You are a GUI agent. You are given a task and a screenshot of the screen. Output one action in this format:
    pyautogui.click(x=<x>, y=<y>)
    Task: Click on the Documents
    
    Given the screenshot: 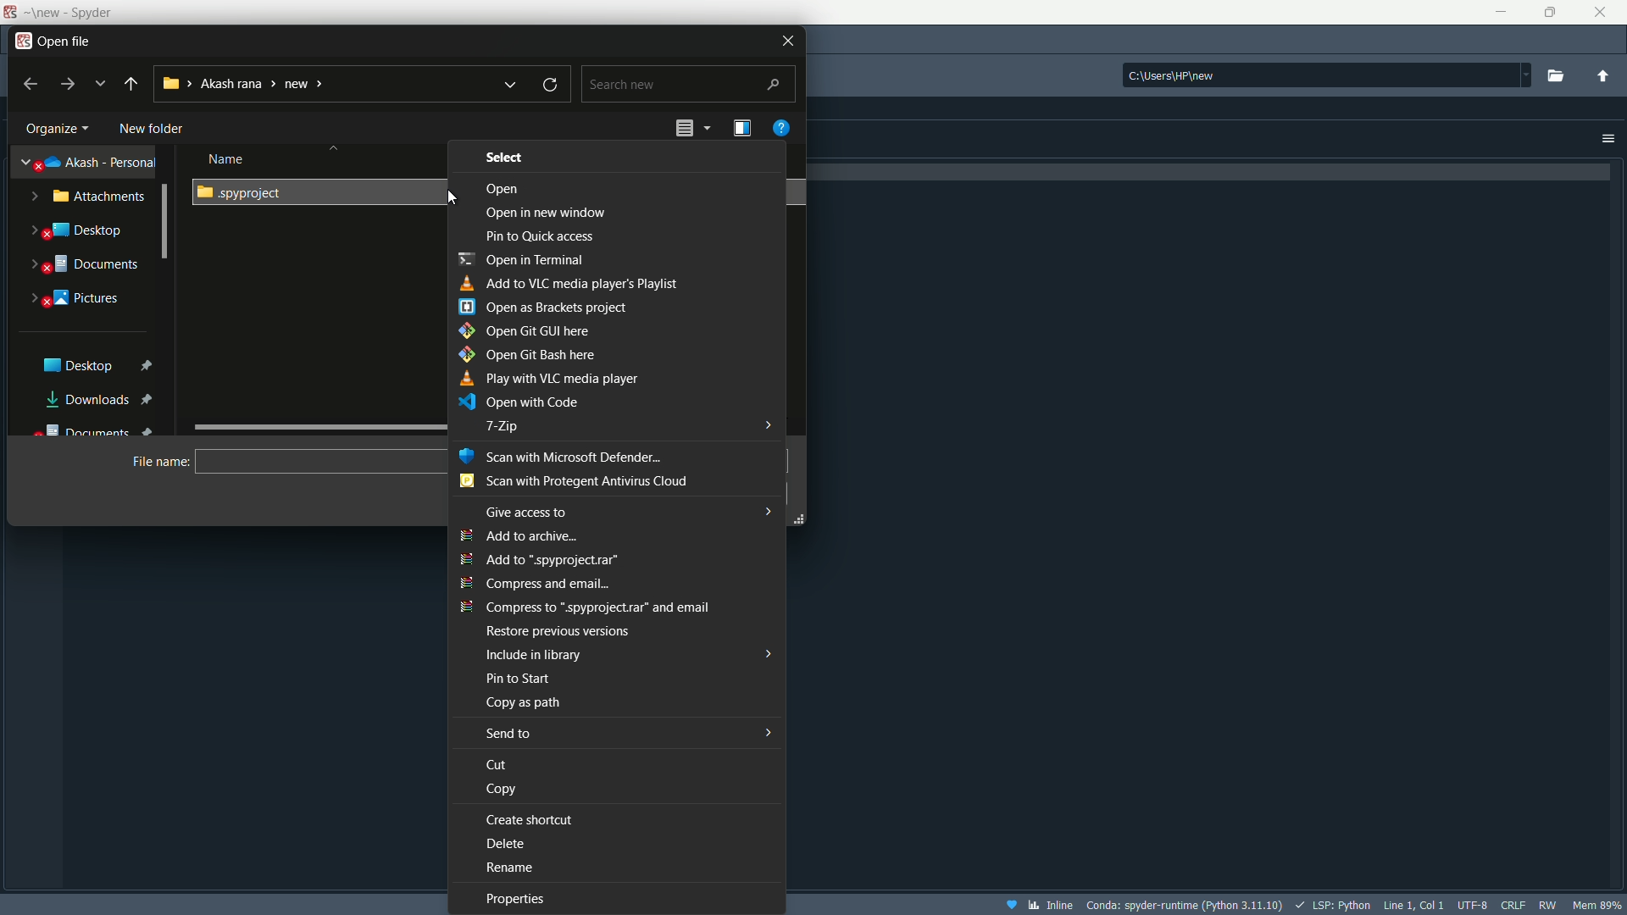 What is the action you would take?
    pyautogui.click(x=105, y=430)
    